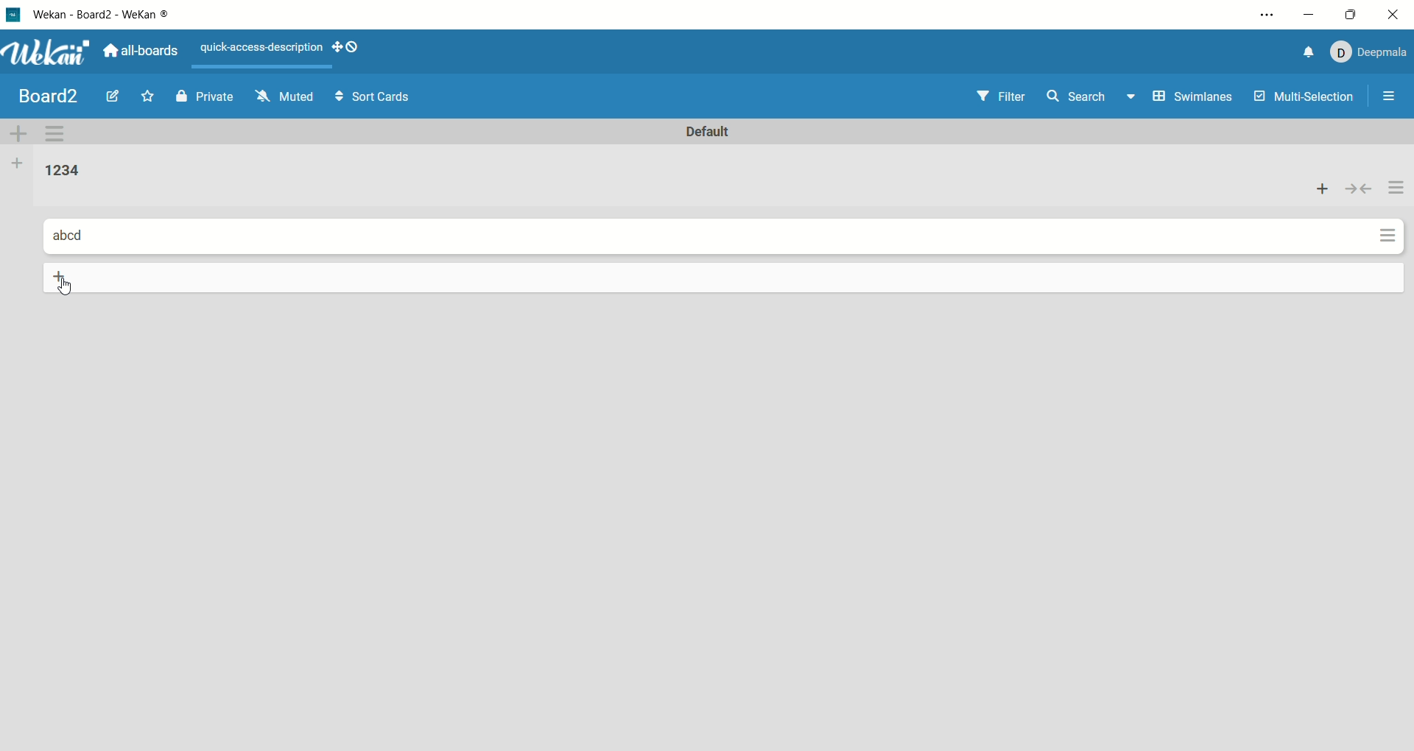  What do you see at coordinates (144, 52) in the screenshot?
I see `all boards` at bounding box center [144, 52].